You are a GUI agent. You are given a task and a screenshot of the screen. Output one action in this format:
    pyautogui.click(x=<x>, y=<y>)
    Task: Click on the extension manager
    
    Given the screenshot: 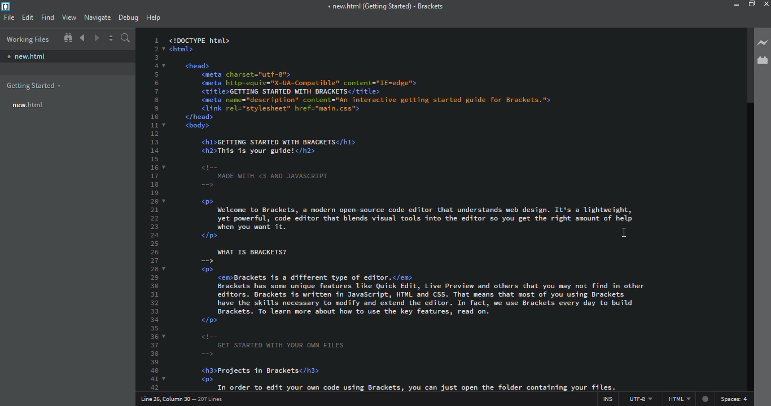 What is the action you would take?
    pyautogui.click(x=762, y=60)
    